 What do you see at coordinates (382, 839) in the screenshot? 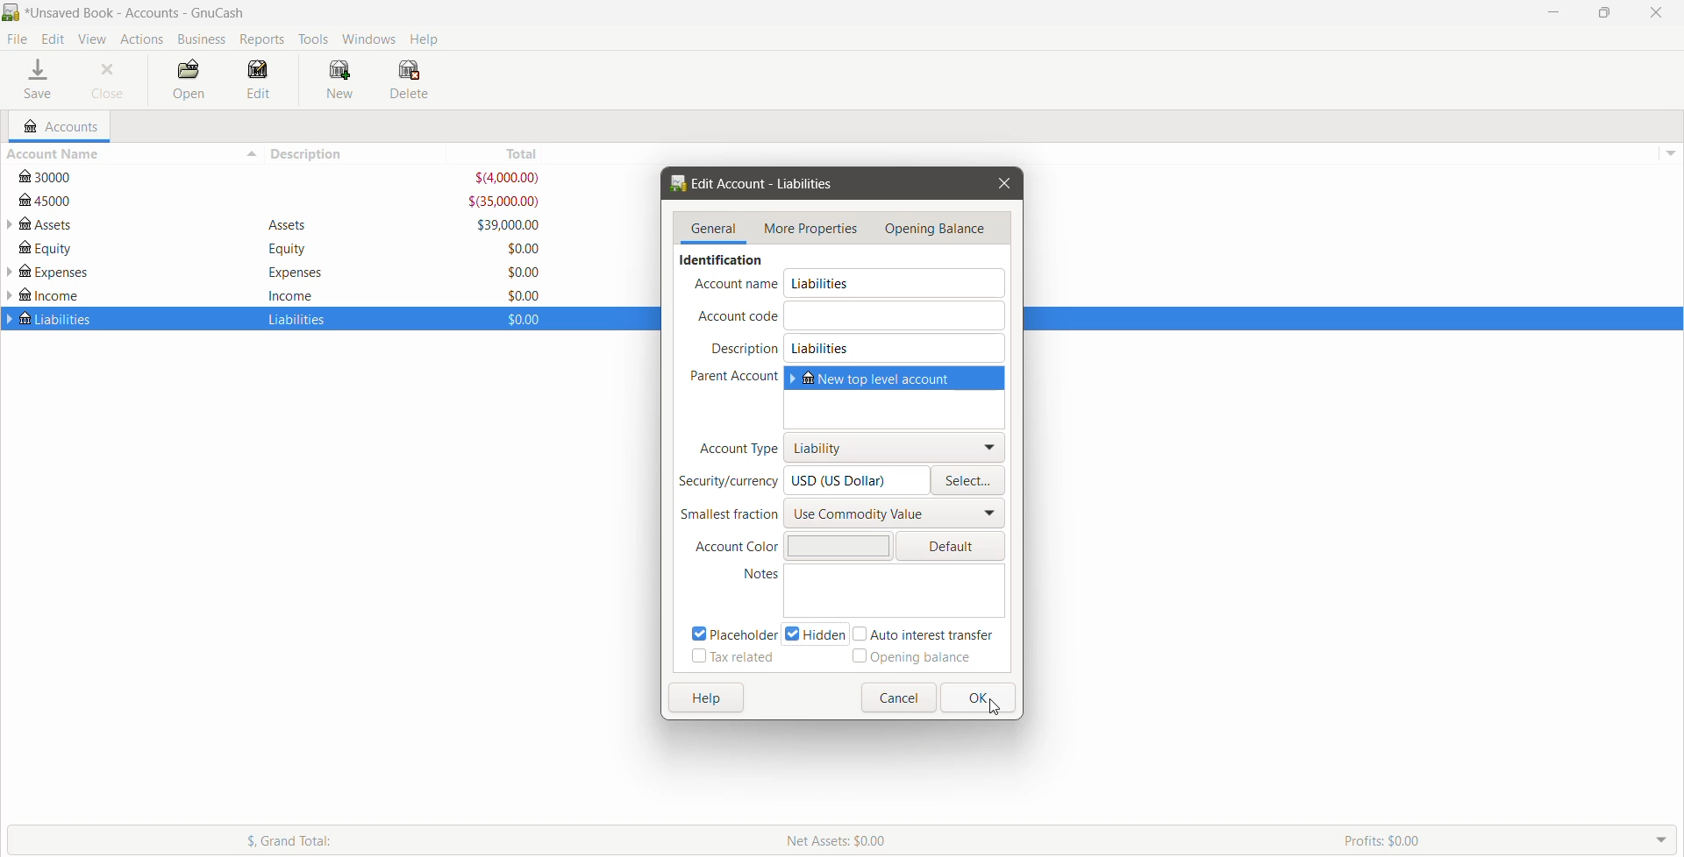
I see `Grand Total` at bounding box center [382, 839].